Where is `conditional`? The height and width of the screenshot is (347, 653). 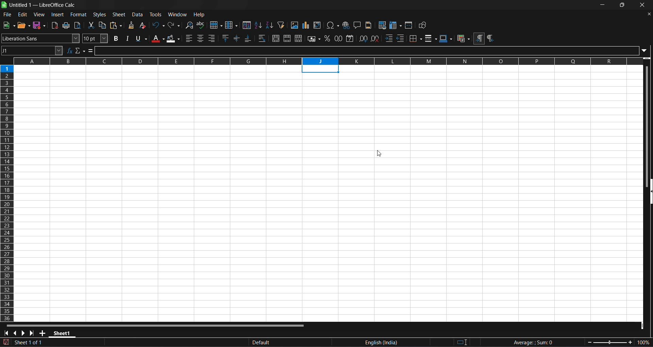
conditional is located at coordinates (463, 39).